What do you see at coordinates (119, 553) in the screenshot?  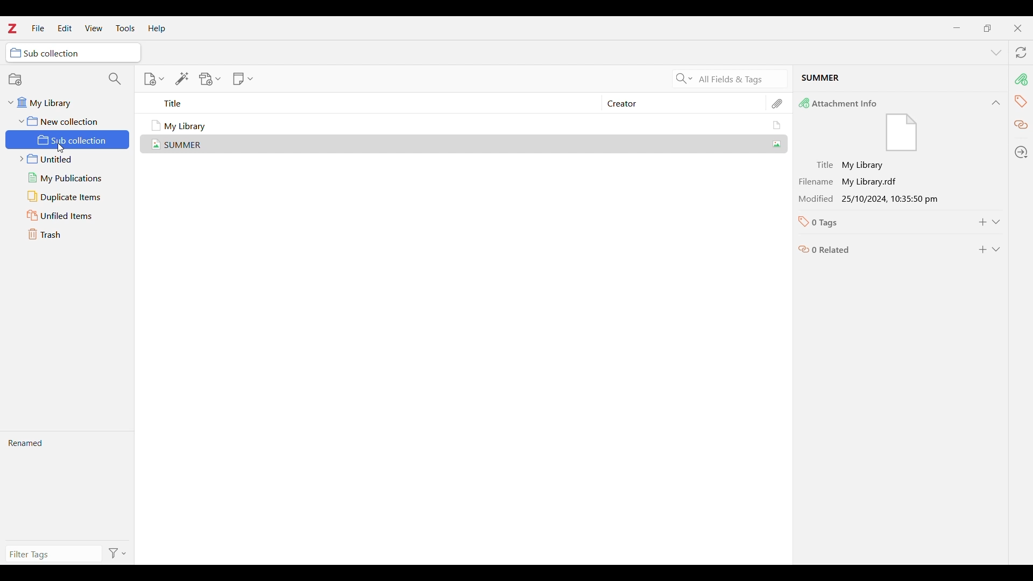 I see `Filter` at bounding box center [119, 553].